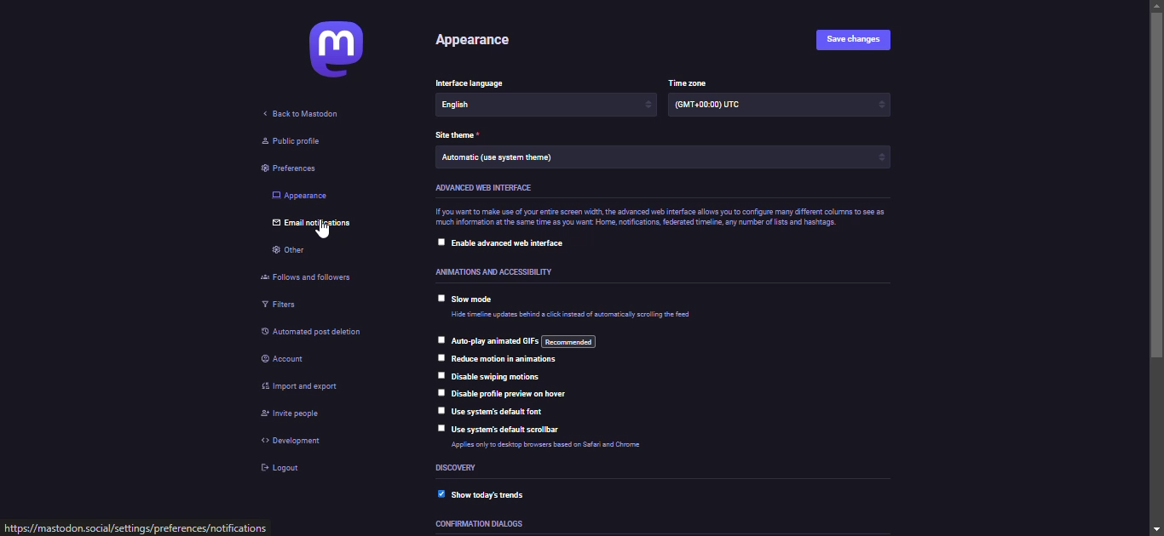 This screenshot has width=1164, height=536. What do you see at coordinates (571, 315) in the screenshot?
I see `info` at bounding box center [571, 315].